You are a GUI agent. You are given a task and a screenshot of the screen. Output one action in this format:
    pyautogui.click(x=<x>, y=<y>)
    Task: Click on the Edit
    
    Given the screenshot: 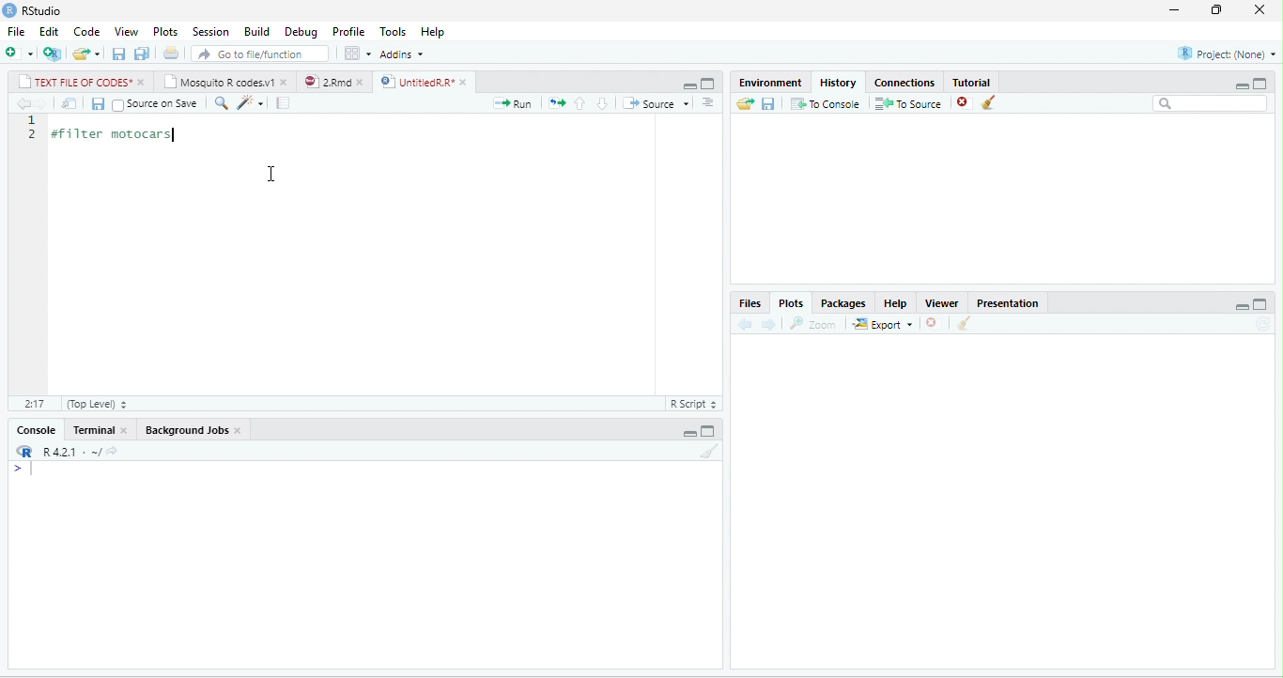 What is the action you would take?
    pyautogui.click(x=49, y=31)
    